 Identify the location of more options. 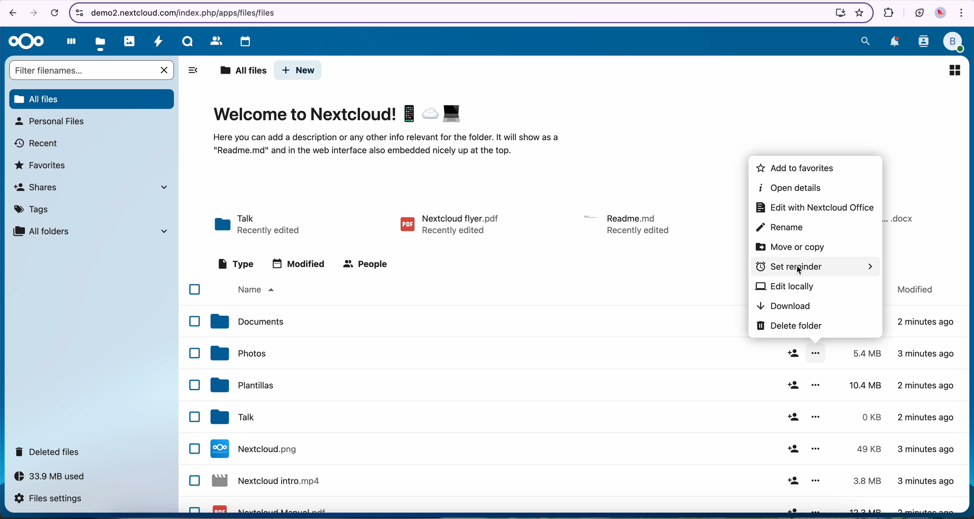
(815, 417).